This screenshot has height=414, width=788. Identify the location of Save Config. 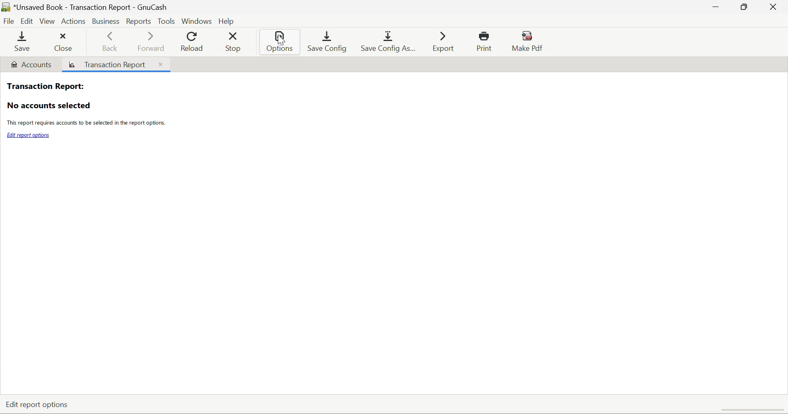
(328, 41).